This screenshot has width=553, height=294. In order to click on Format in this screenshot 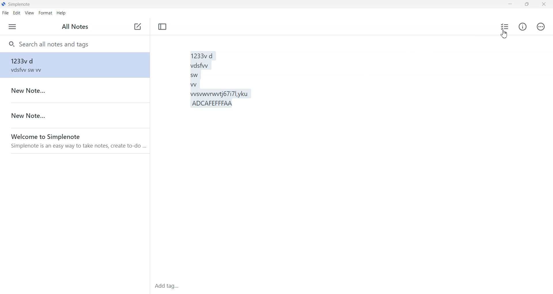, I will do `click(46, 13)`.